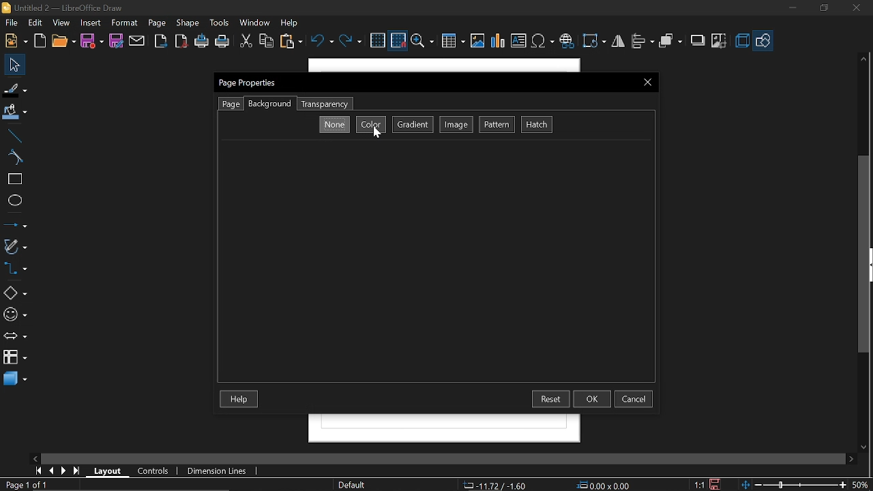 The width and height of the screenshot is (873, 491). Describe the element at coordinates (64, 471) in the screenshot. I see `Next page` at that location.